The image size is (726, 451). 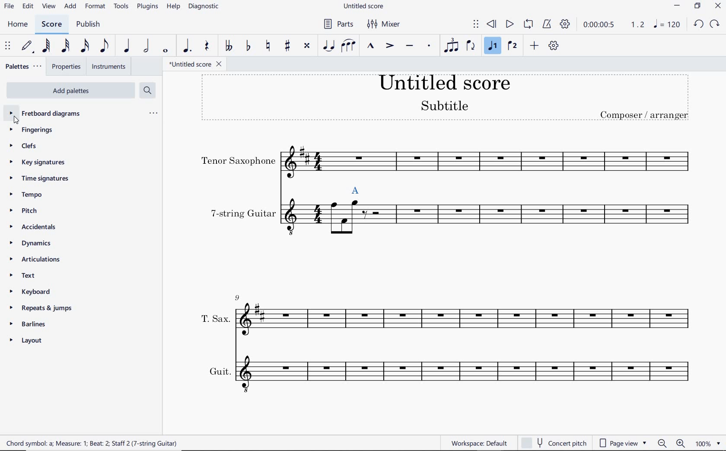 I want to click on SLUR, so click(x=349, y=45).